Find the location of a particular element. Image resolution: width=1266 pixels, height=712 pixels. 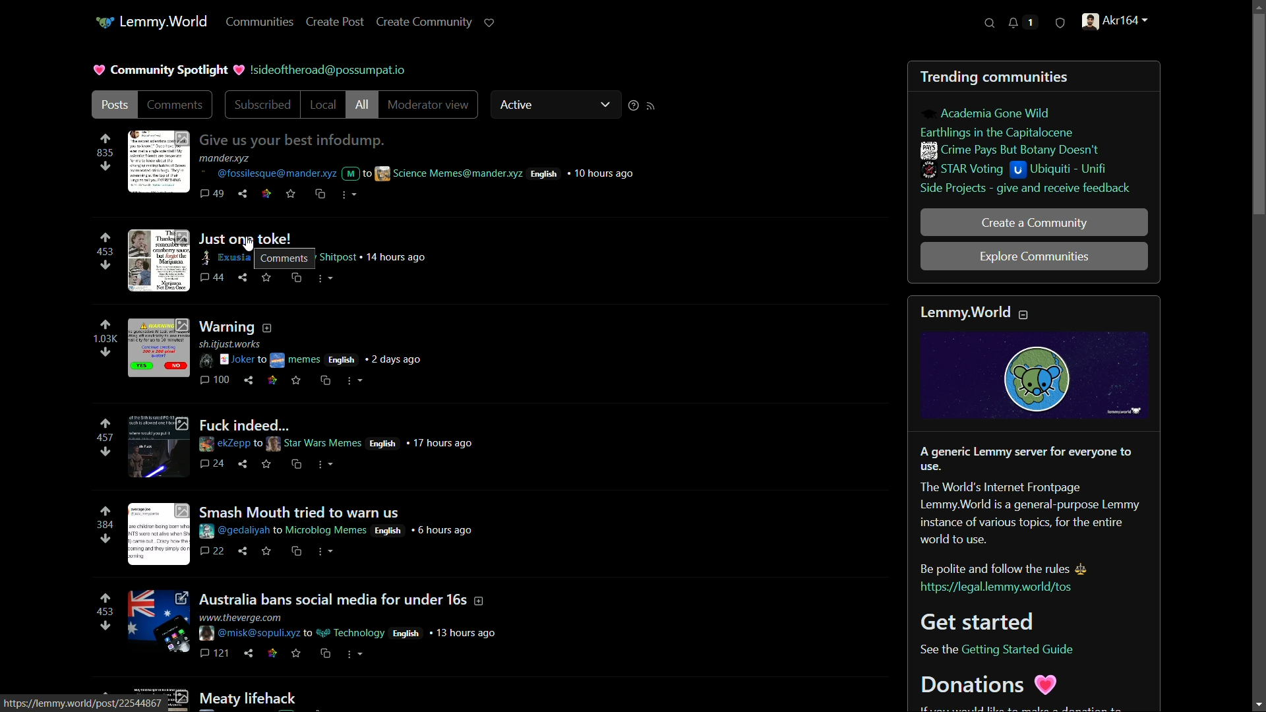

akr164 is located at coordinates (1115, 22).